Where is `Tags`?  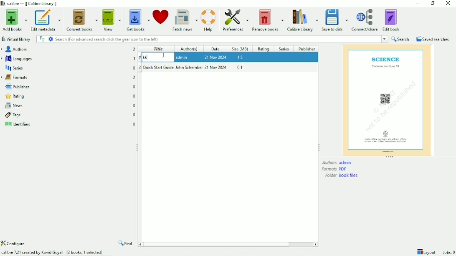 Tags is located at coordinates (12, 115).